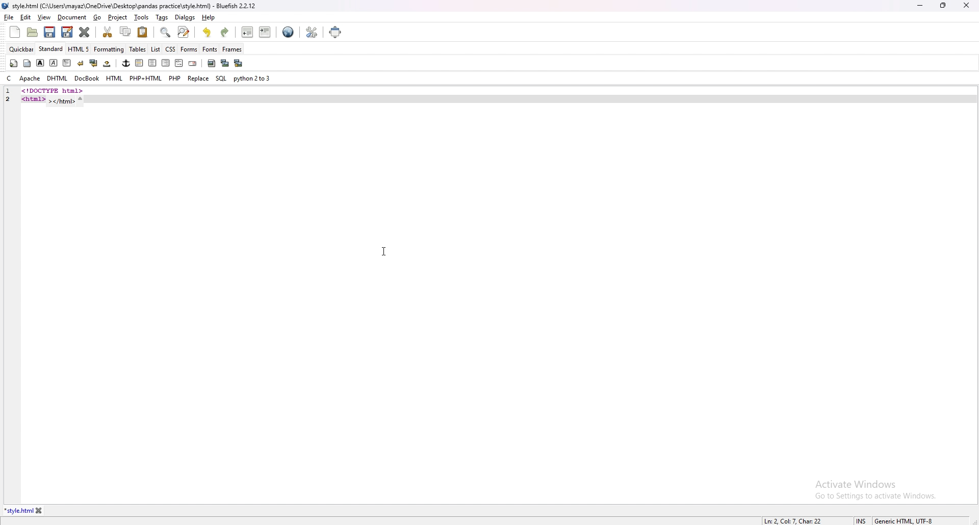  I want to click on unindent, so click(248, 32).